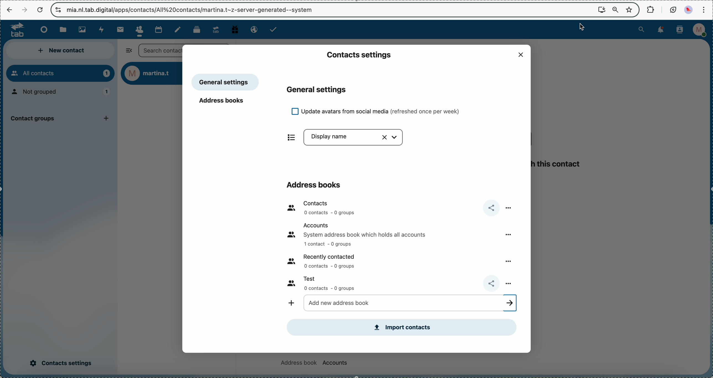 This screenshot has height=378, width=713. I want to click on more options, so click(510, 210).